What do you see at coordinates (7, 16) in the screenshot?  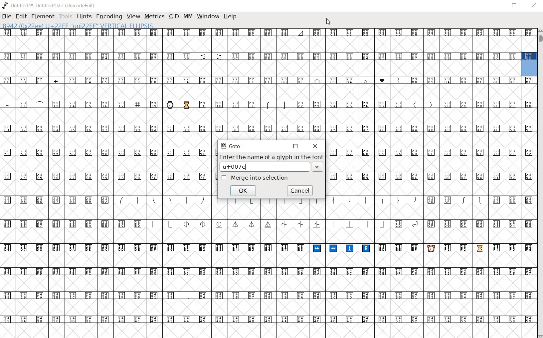 I see `FILE` at bounding box center [7, 16].